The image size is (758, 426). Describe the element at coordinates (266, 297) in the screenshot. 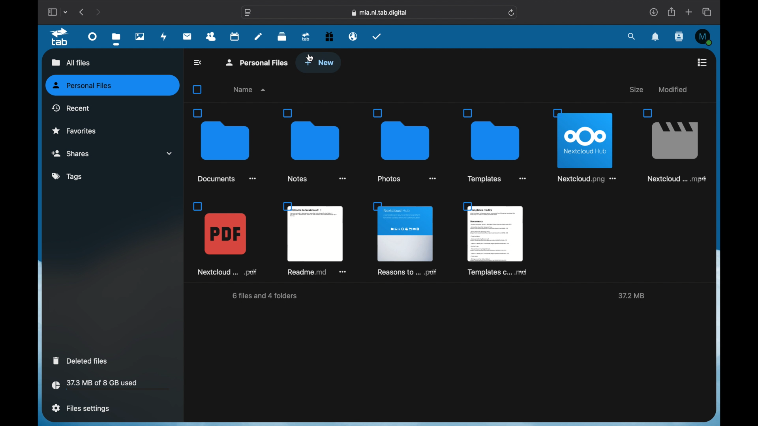

I see `6 files and 4 folders` at that location.